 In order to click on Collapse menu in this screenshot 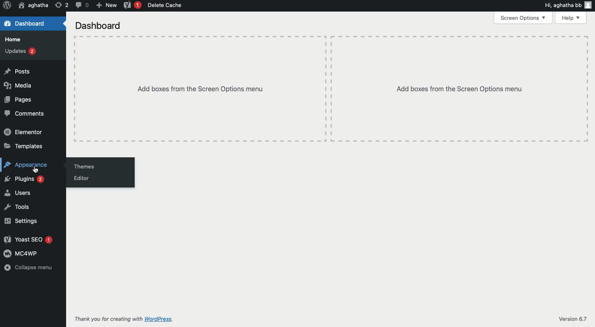, I will do `click(28, 268)`.